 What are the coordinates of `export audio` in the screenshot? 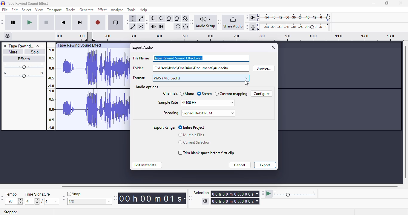 It's located at (142, 47).